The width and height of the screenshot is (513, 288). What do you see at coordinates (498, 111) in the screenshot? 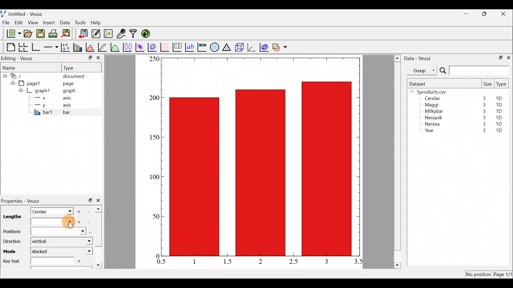
I see `1D` at bounding box center [498, 111].